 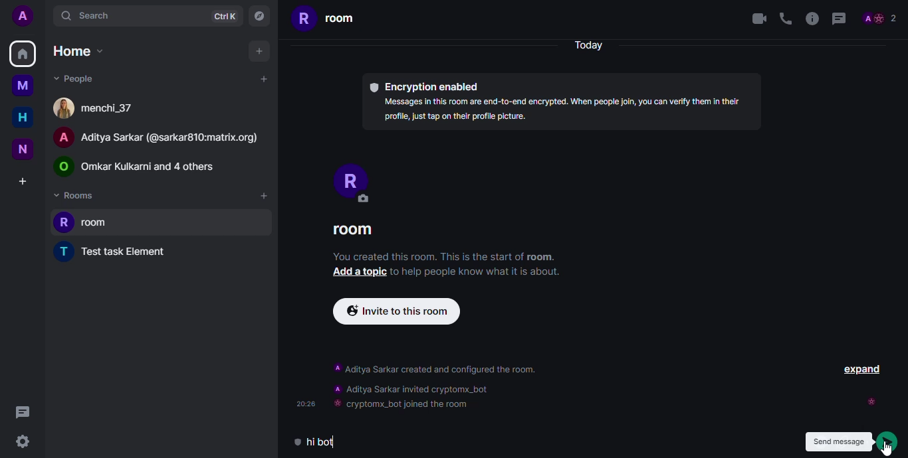 What do you see at coordinates (87, 15) in the screenshot?
I see `search` at bounding box center [87, 15].